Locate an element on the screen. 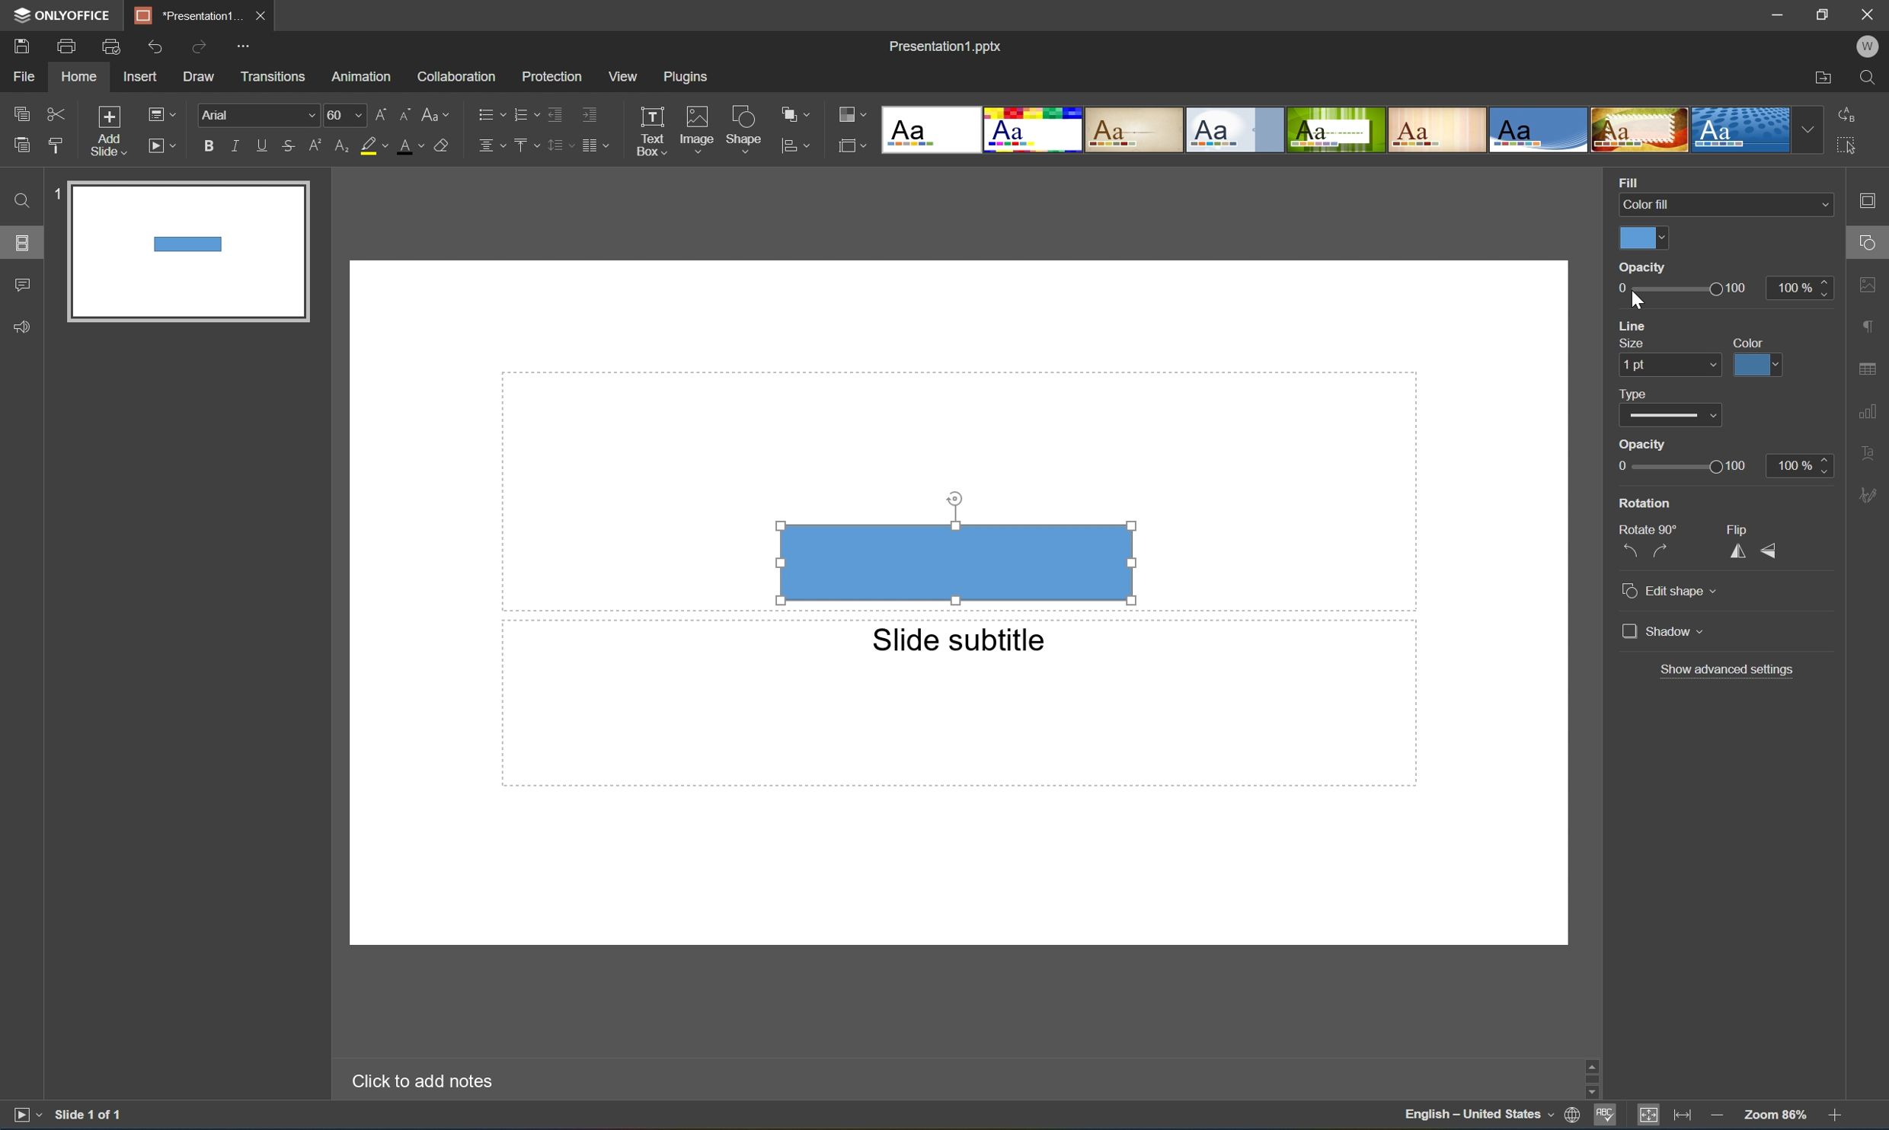  Decrease indent is located at coordinates (555, 112).